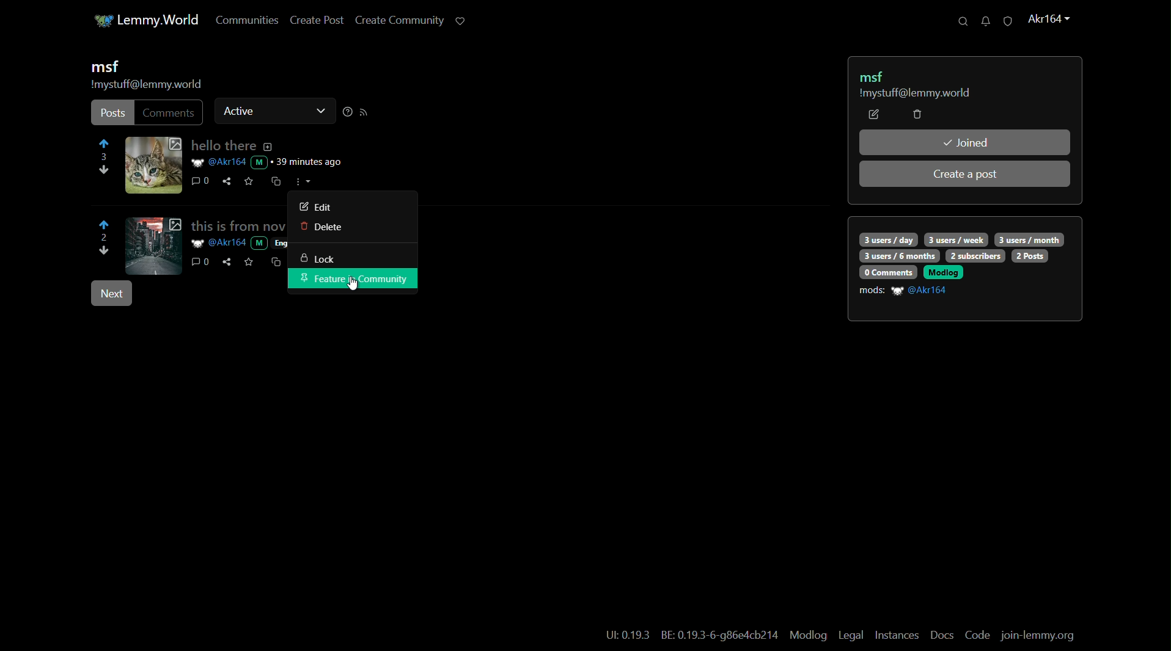 Image resolution: width=1171 pixels, height=651 pixels. Describe the element at coordinates (943, 272) in the screenshot. I see `modlog` at that location.